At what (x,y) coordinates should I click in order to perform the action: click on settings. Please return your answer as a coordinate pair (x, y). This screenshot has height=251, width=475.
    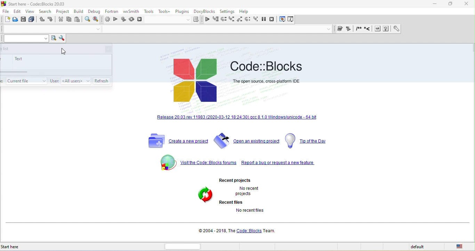
    Looking at the image, I should click on (227, 12).